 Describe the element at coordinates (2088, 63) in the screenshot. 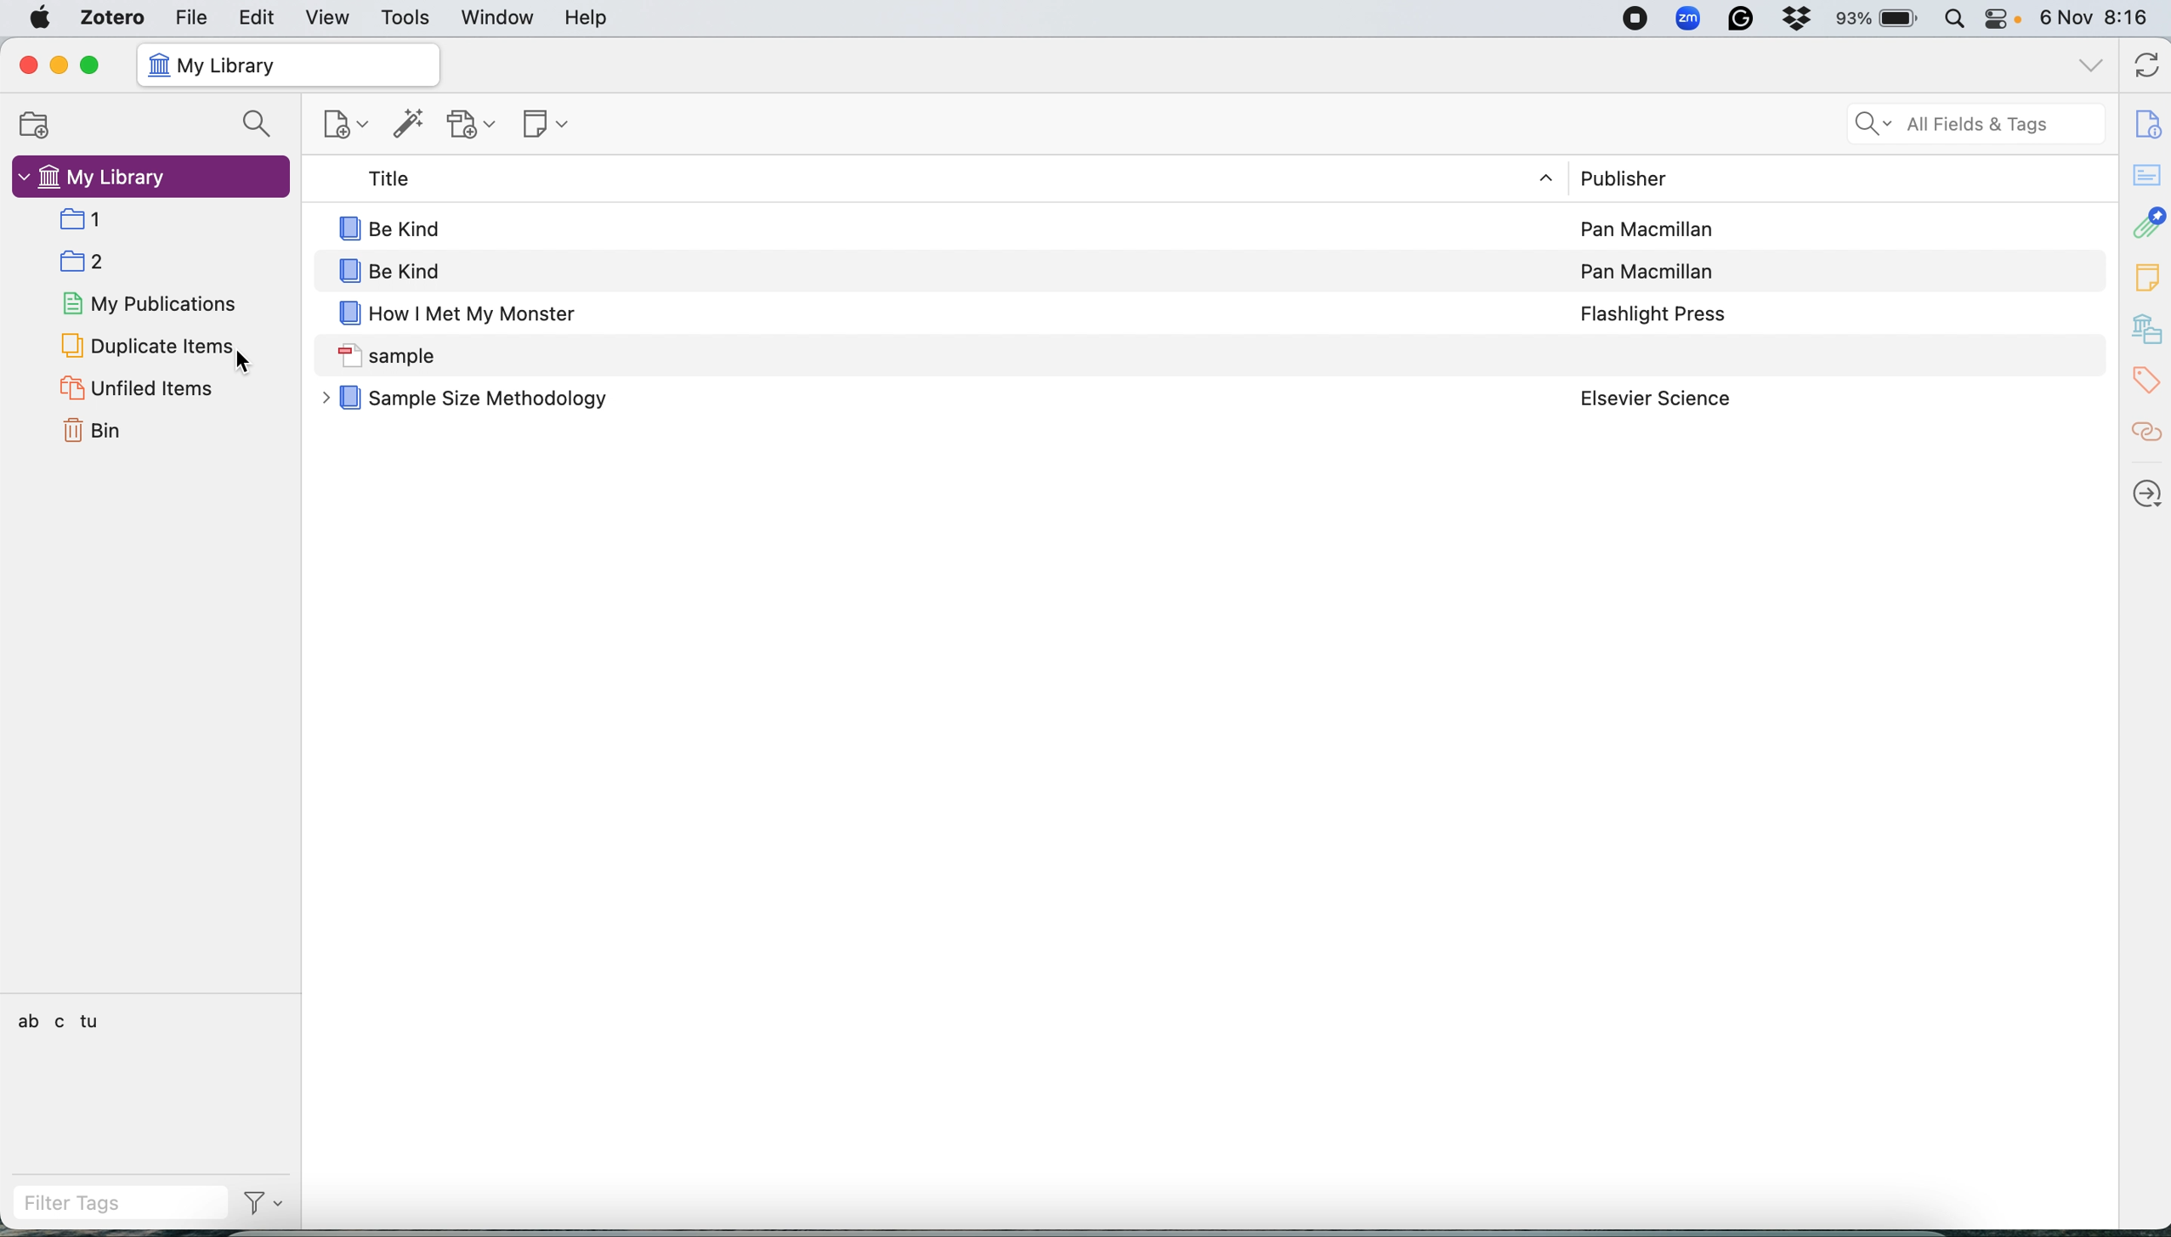

I see `collapse all tabs` at that location.